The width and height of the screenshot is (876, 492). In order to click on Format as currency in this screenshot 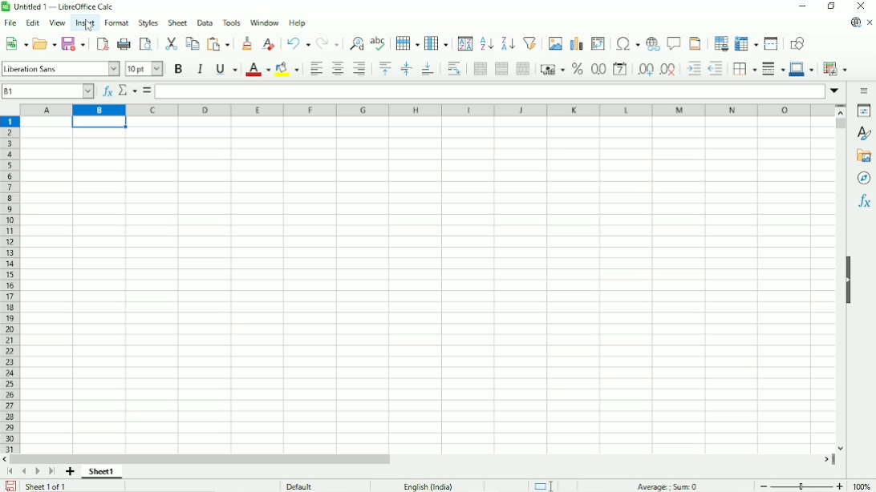, I will do `click(552, 69)`.